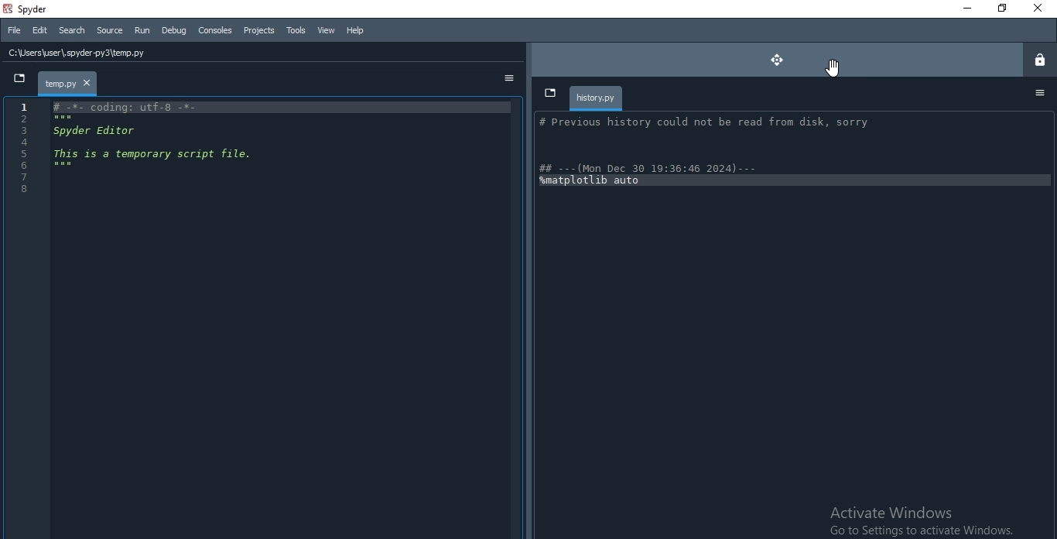 The height and width of the screenshot is (539, 1057). I want to click on Consoles, so click(216, 30).